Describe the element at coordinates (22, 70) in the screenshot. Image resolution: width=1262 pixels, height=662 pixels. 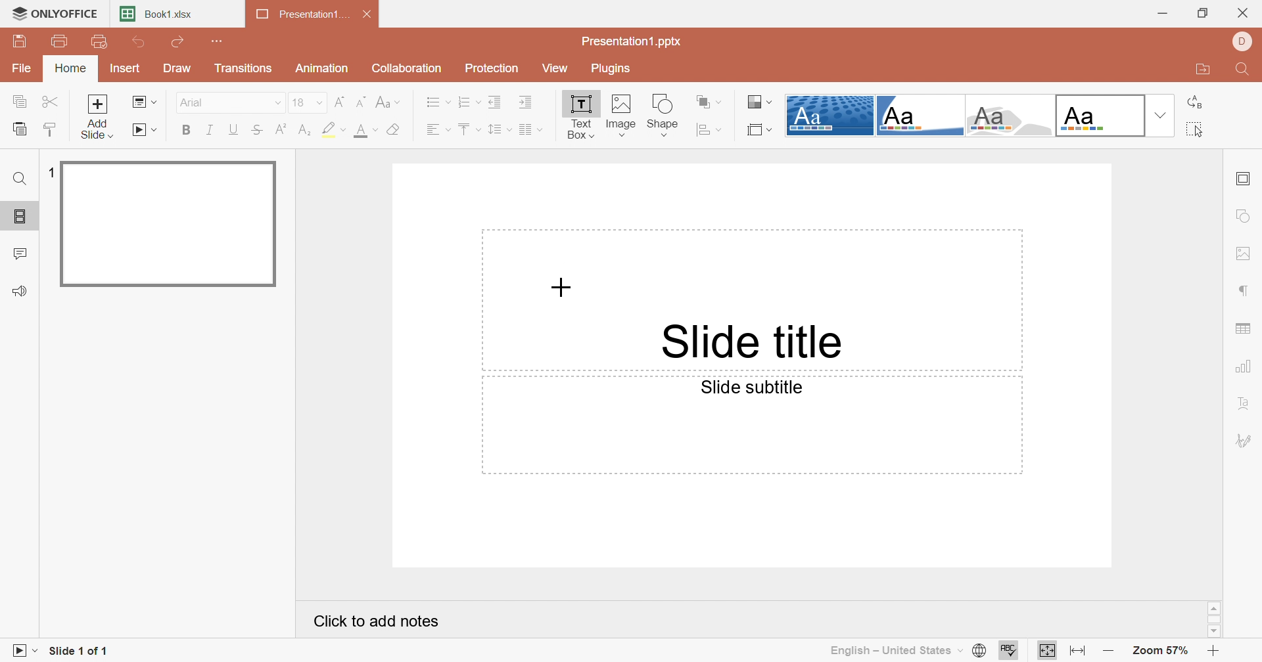
I see `File` at that location.